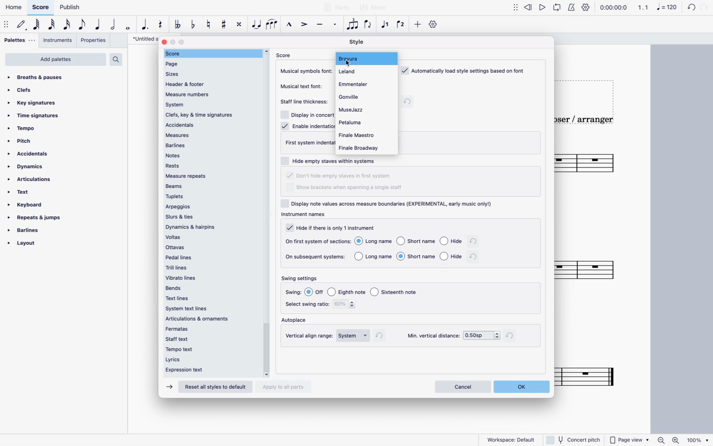 The height and width of the screenshot is (446, 713). What do you see at coordinates (354, 26) in the screenshot?
I see `tuplet` at bounding box center [354, 26].